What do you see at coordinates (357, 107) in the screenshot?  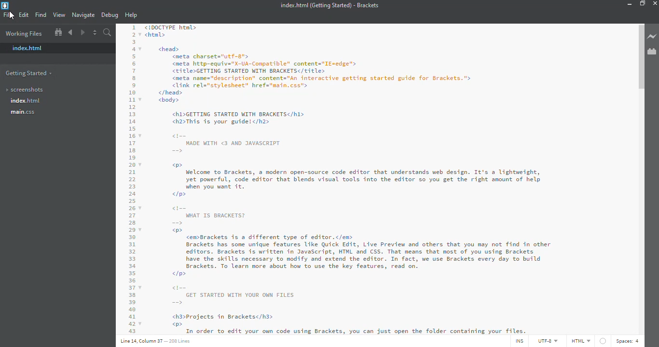 I see `<!DOCTYPE html>
<htal>
<head>
<meta charsets"utf-g">
<meta http-equiv="X-UA-Conpatible" content="IE=edge">
<title>GETTING STARTED WITH BRACKETS</title>
<meta name="description” content="An interactive getting started guide for Brackets.">
<link rel="stylesheet" href="nain.css">
</head>
<body>
<h1>GETTING STARTED WITH BRACKETS</hl>
<h2>This is your guide!</h2>
MADE WITH <3 AND JAVASCRIPT
>
Welcome to Brackets, a modern open-source code editor that understands web design. It's a lightweight,
yet powerful, code editor that blends visual tools into the editor so you get the right amount of help
hen A Sa` at bounding box center [357, 107].